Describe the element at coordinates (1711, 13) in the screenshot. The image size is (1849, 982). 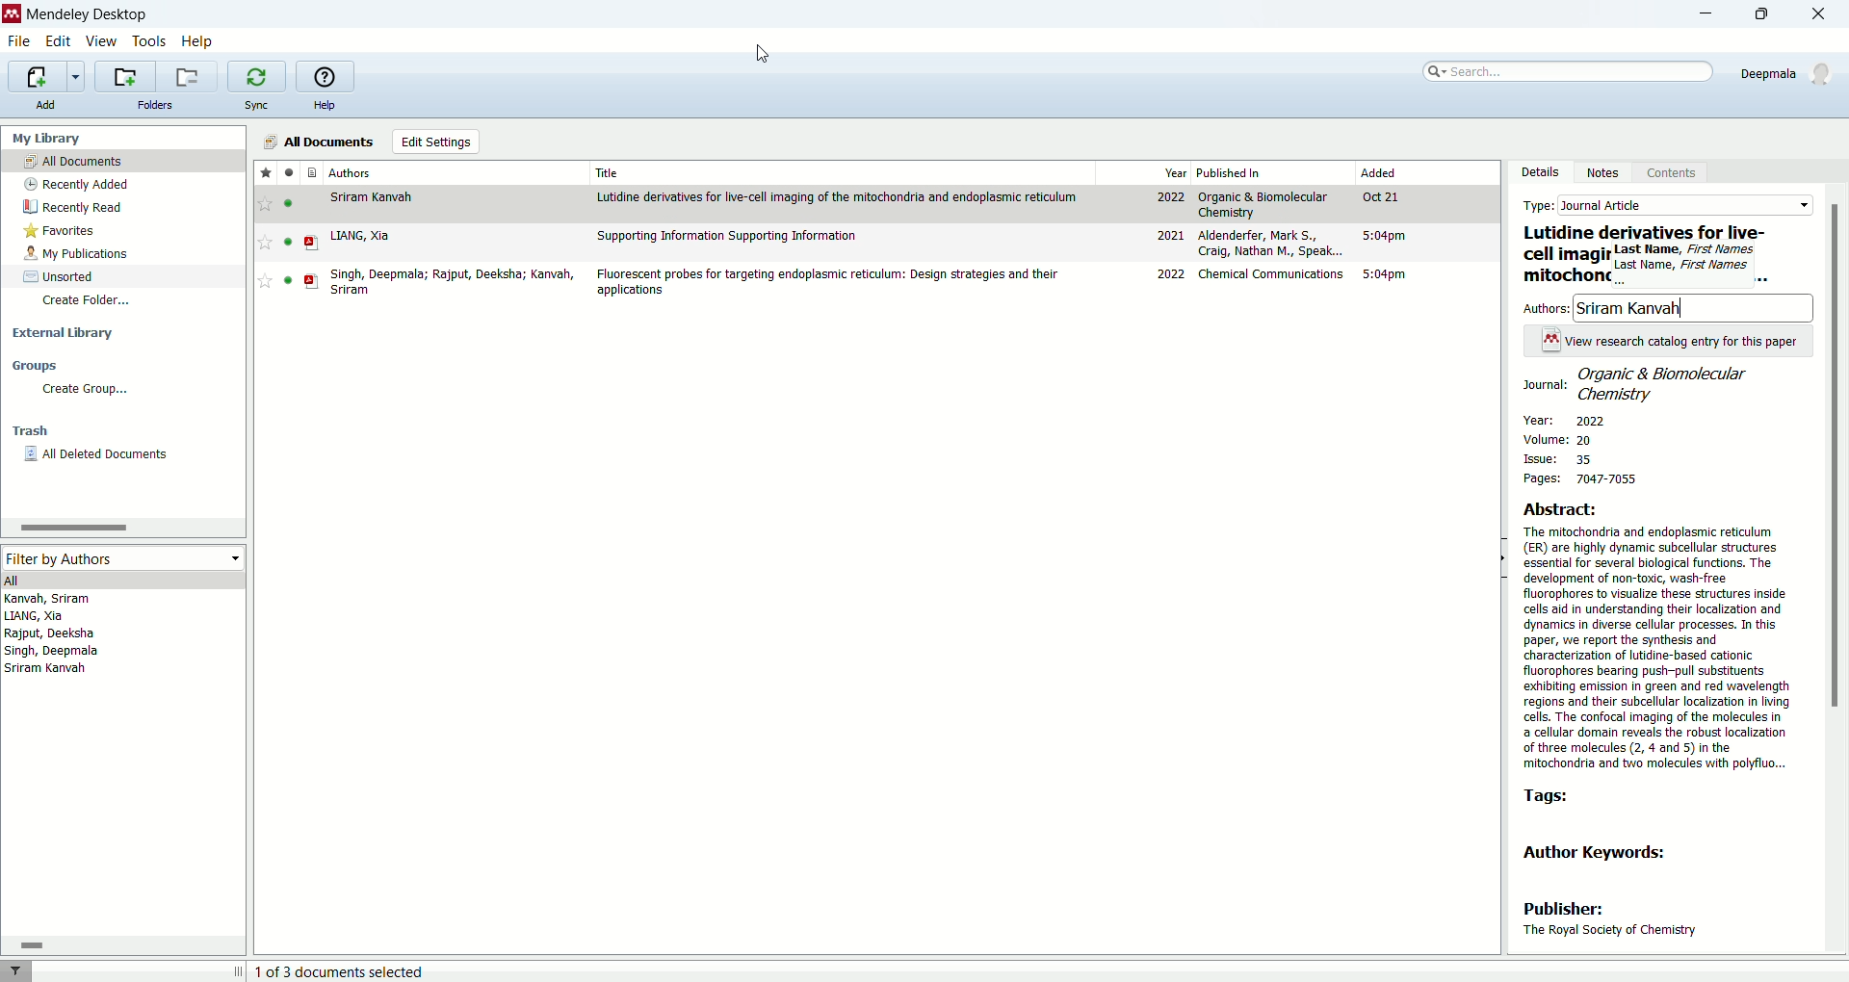
I see `minimize` at that location.